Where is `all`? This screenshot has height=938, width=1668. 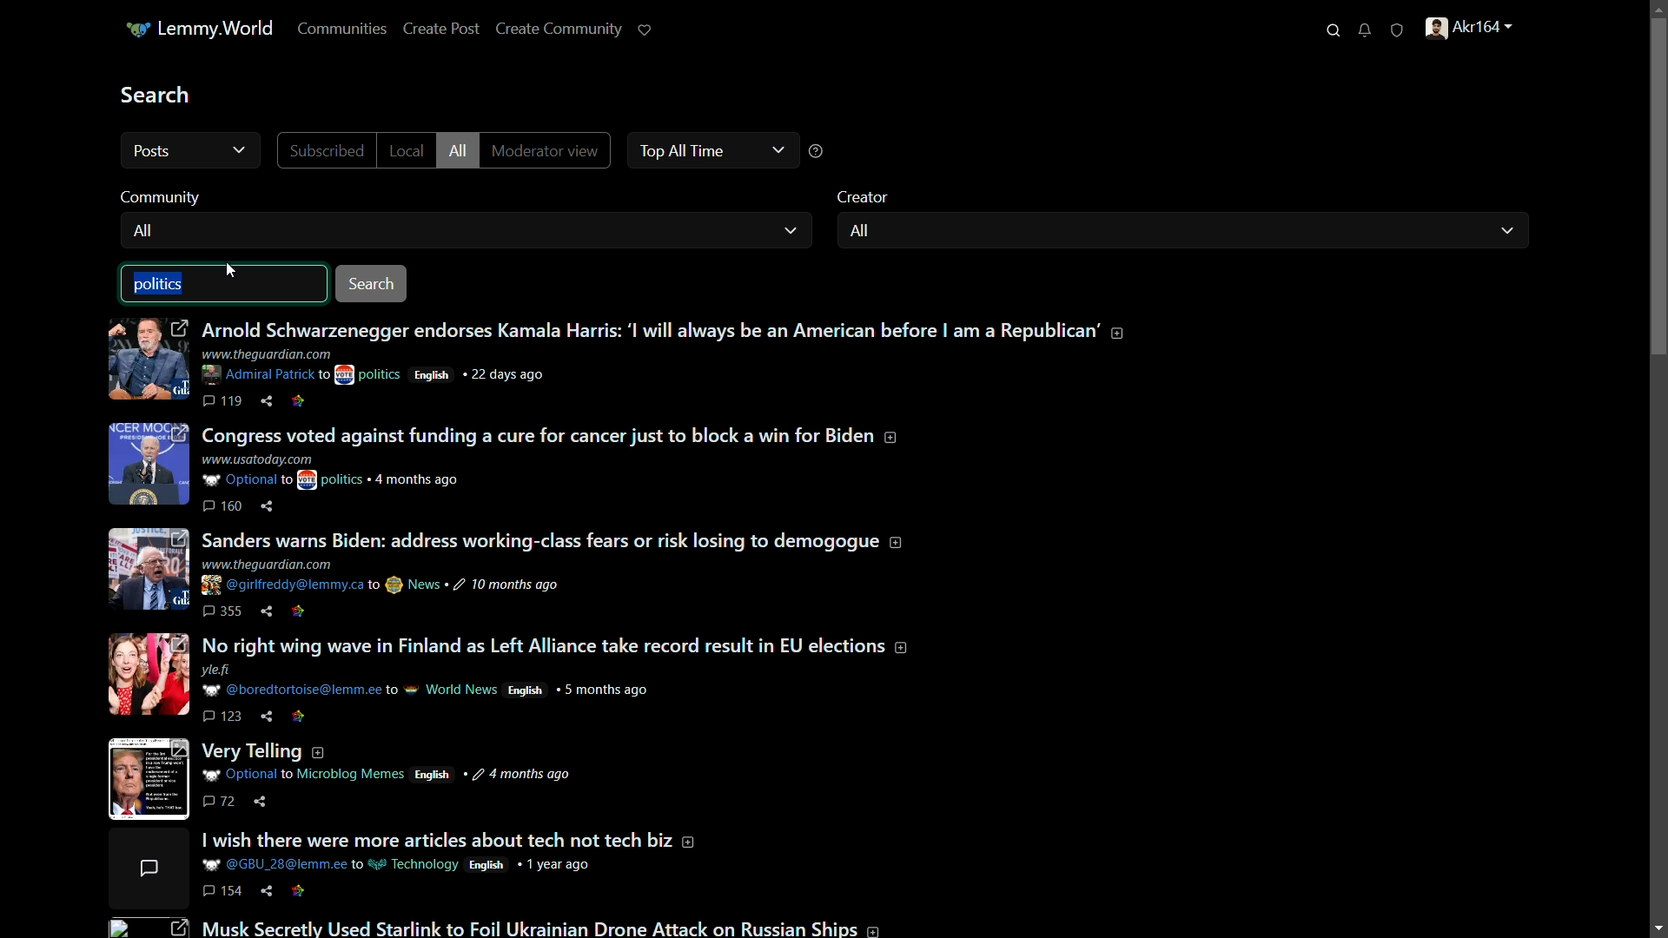 all is located at coordinates (155, 150).